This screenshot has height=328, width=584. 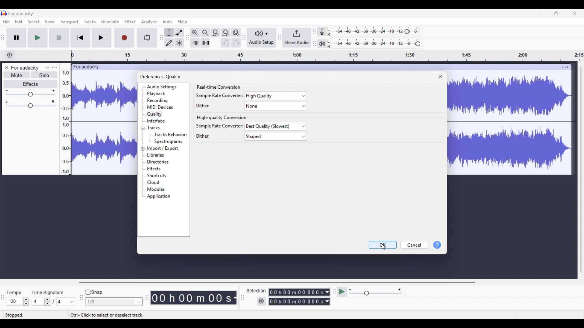 What do you see at coordinates (375, 292) in the screenshot?
I see `Scale to change playback speed` at bounding box center [375, 292].